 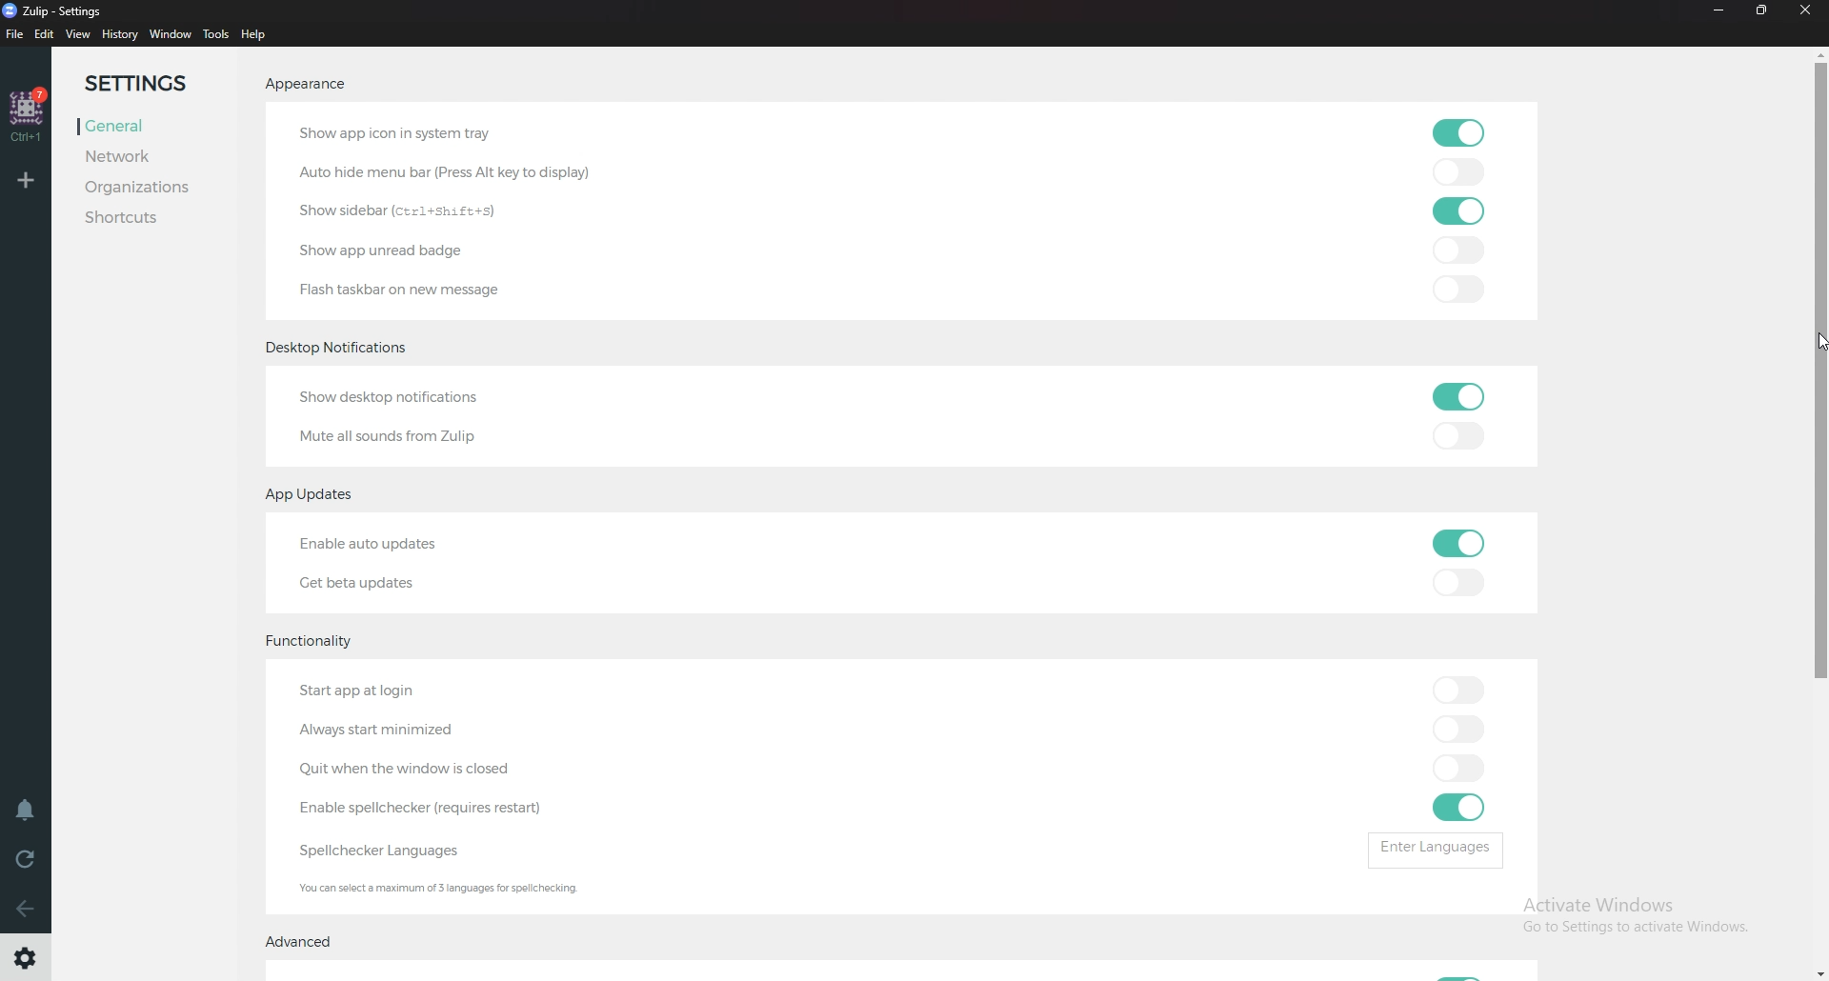 What do you see at coordinates (1720, 10) in the screenshot?
I see `Minimize` at bounding box center [1720, 10].